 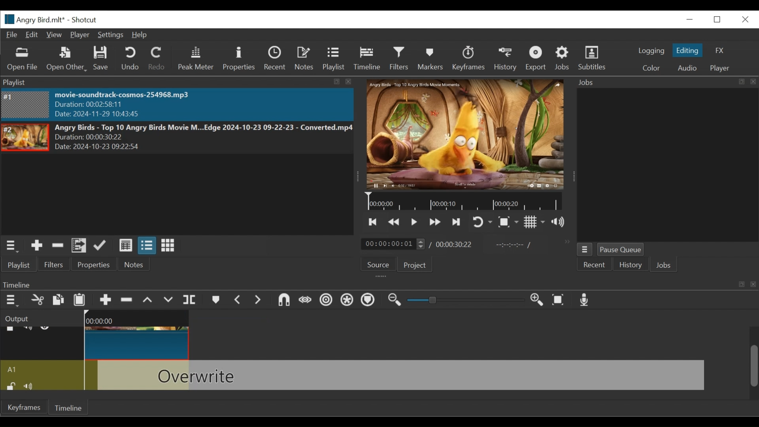 I want to click on Previous marker, so click(x=238, y=299).